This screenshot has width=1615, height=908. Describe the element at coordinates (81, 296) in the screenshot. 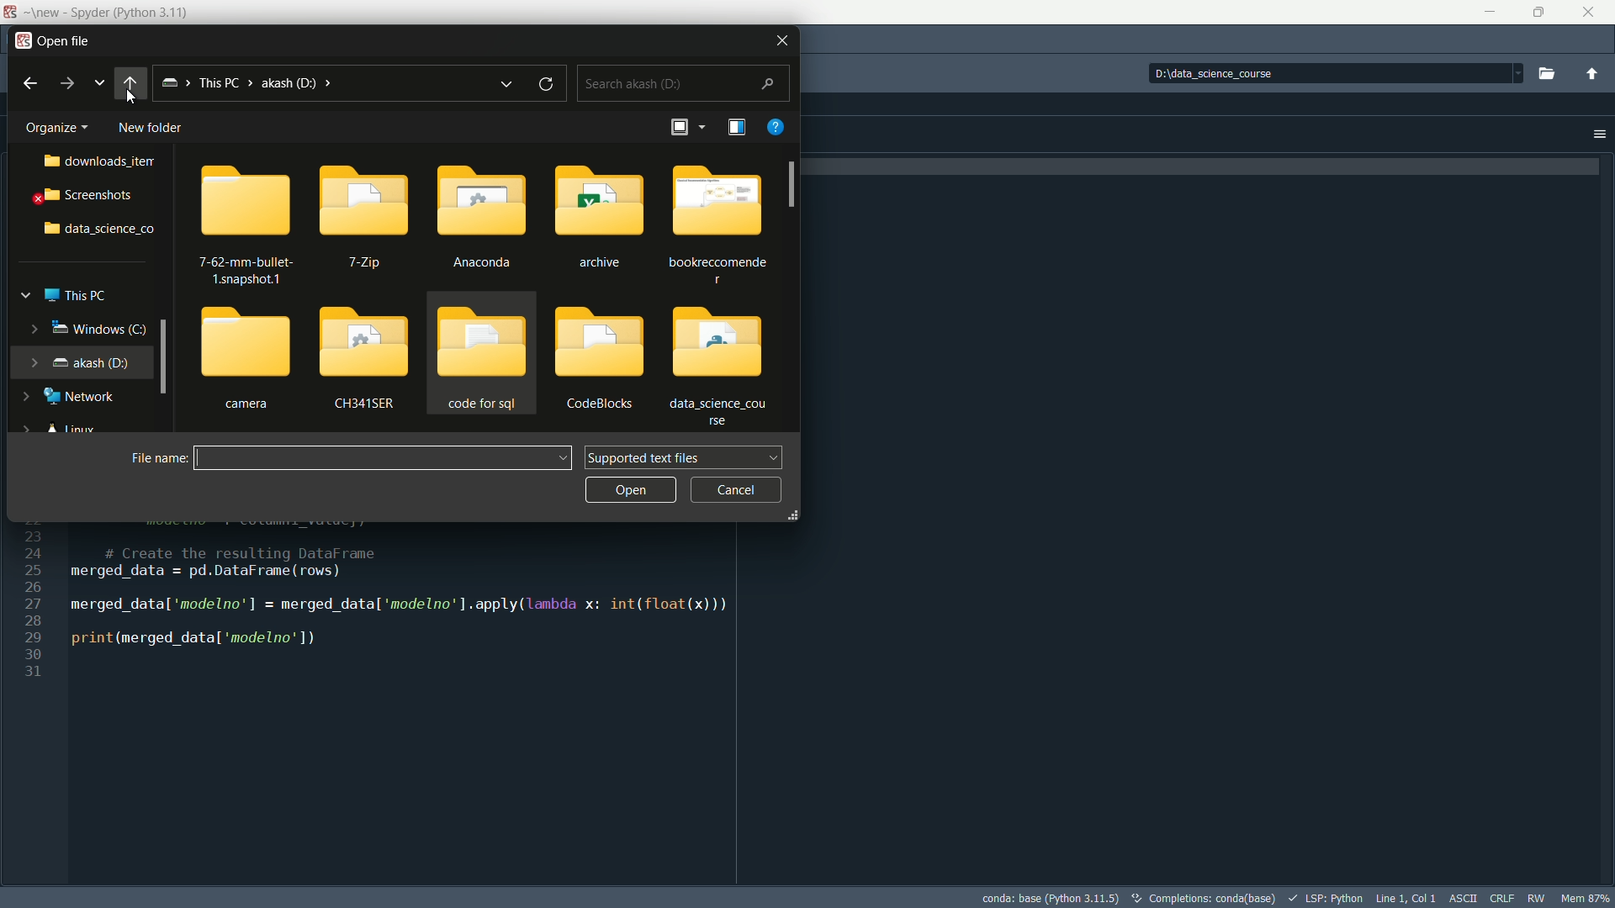

I see `this pc` at that location.